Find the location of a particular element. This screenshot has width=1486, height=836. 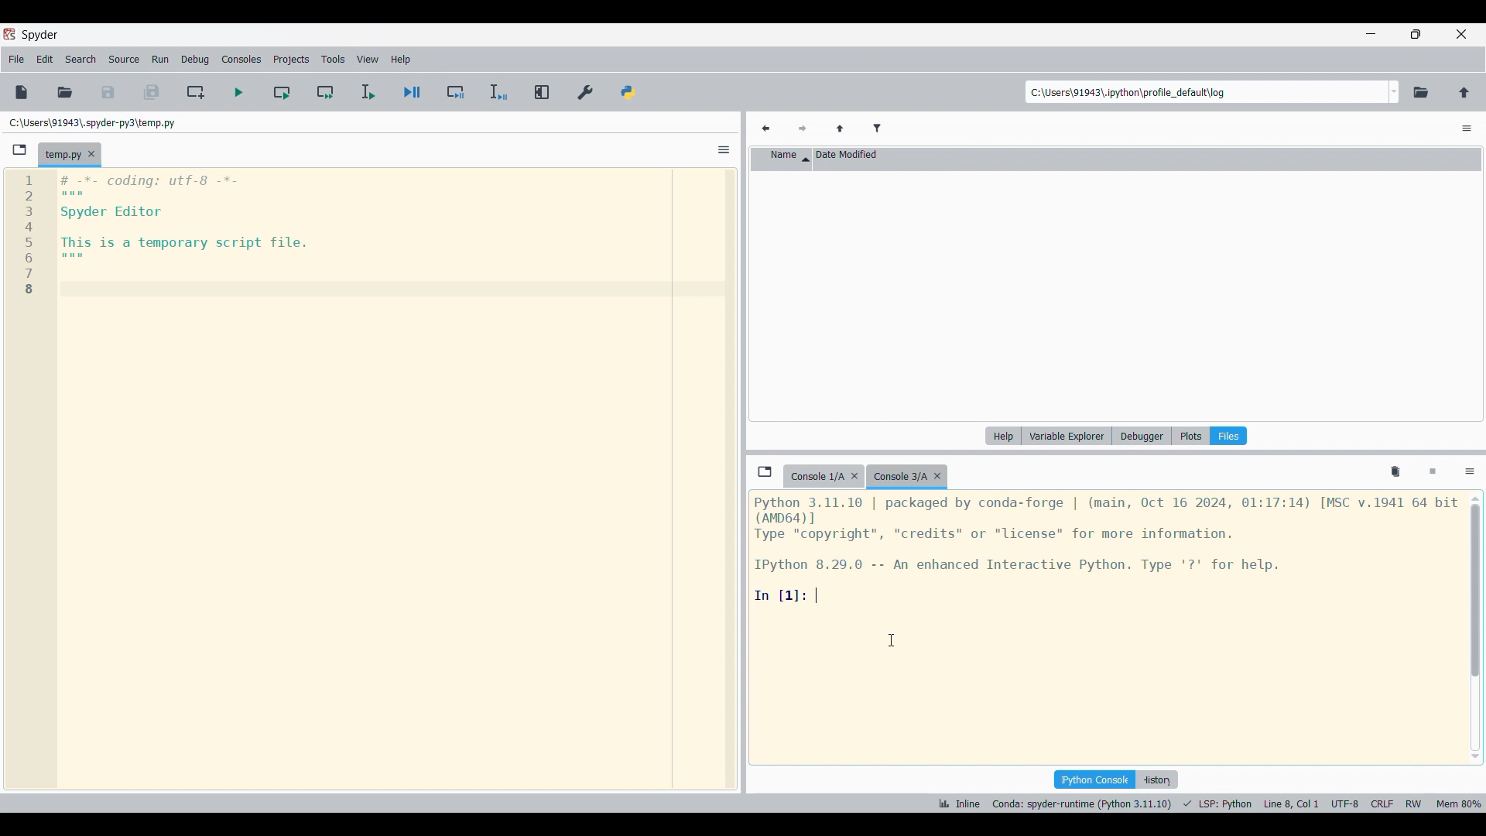

Run current cell and fo to next one is located at coordinates (325, 91).